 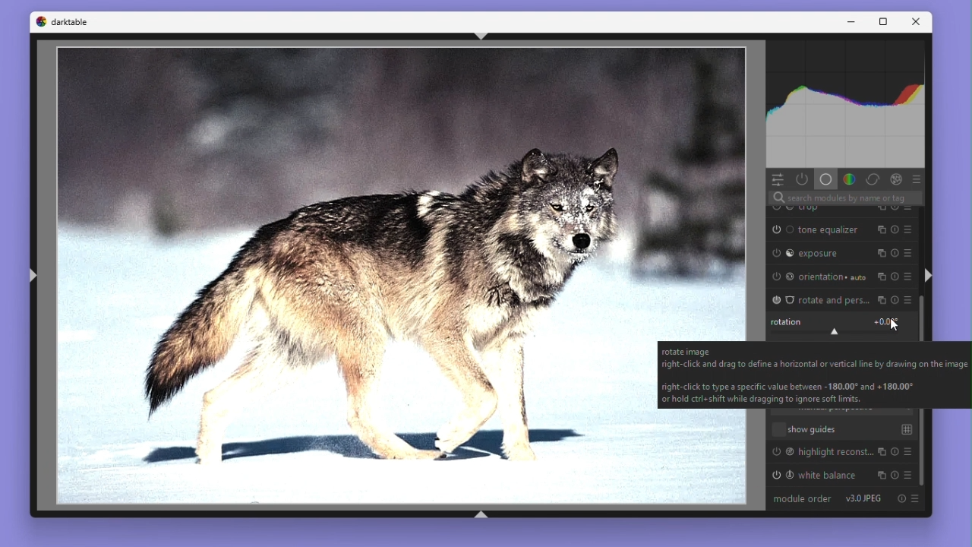 What do you see at coordinates (840, 198) in the screenshot?
I see `Search bar` at bounding box center [840, 198].